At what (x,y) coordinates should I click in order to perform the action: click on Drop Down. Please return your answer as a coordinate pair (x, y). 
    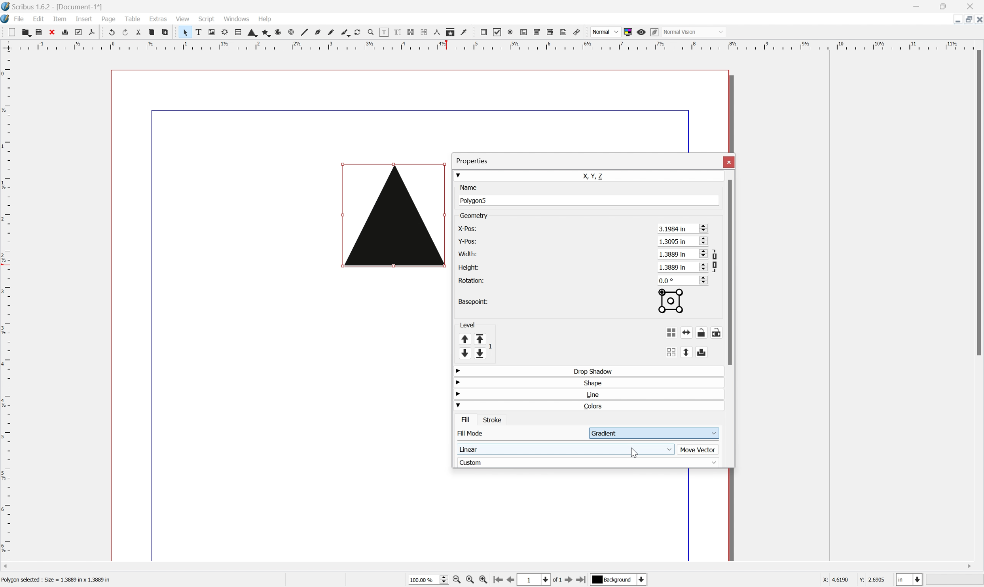
    Looking at the image, I should click on (457, 394).